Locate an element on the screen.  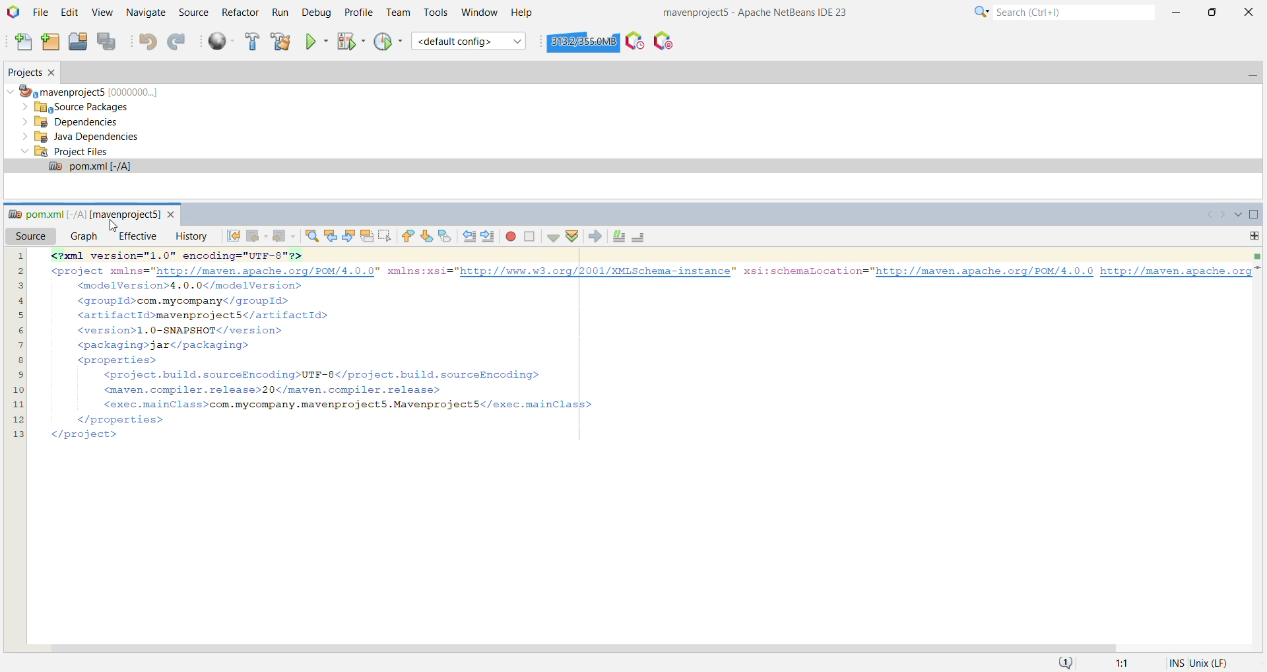
Maximize Window is located at coordinates (1255, 215).